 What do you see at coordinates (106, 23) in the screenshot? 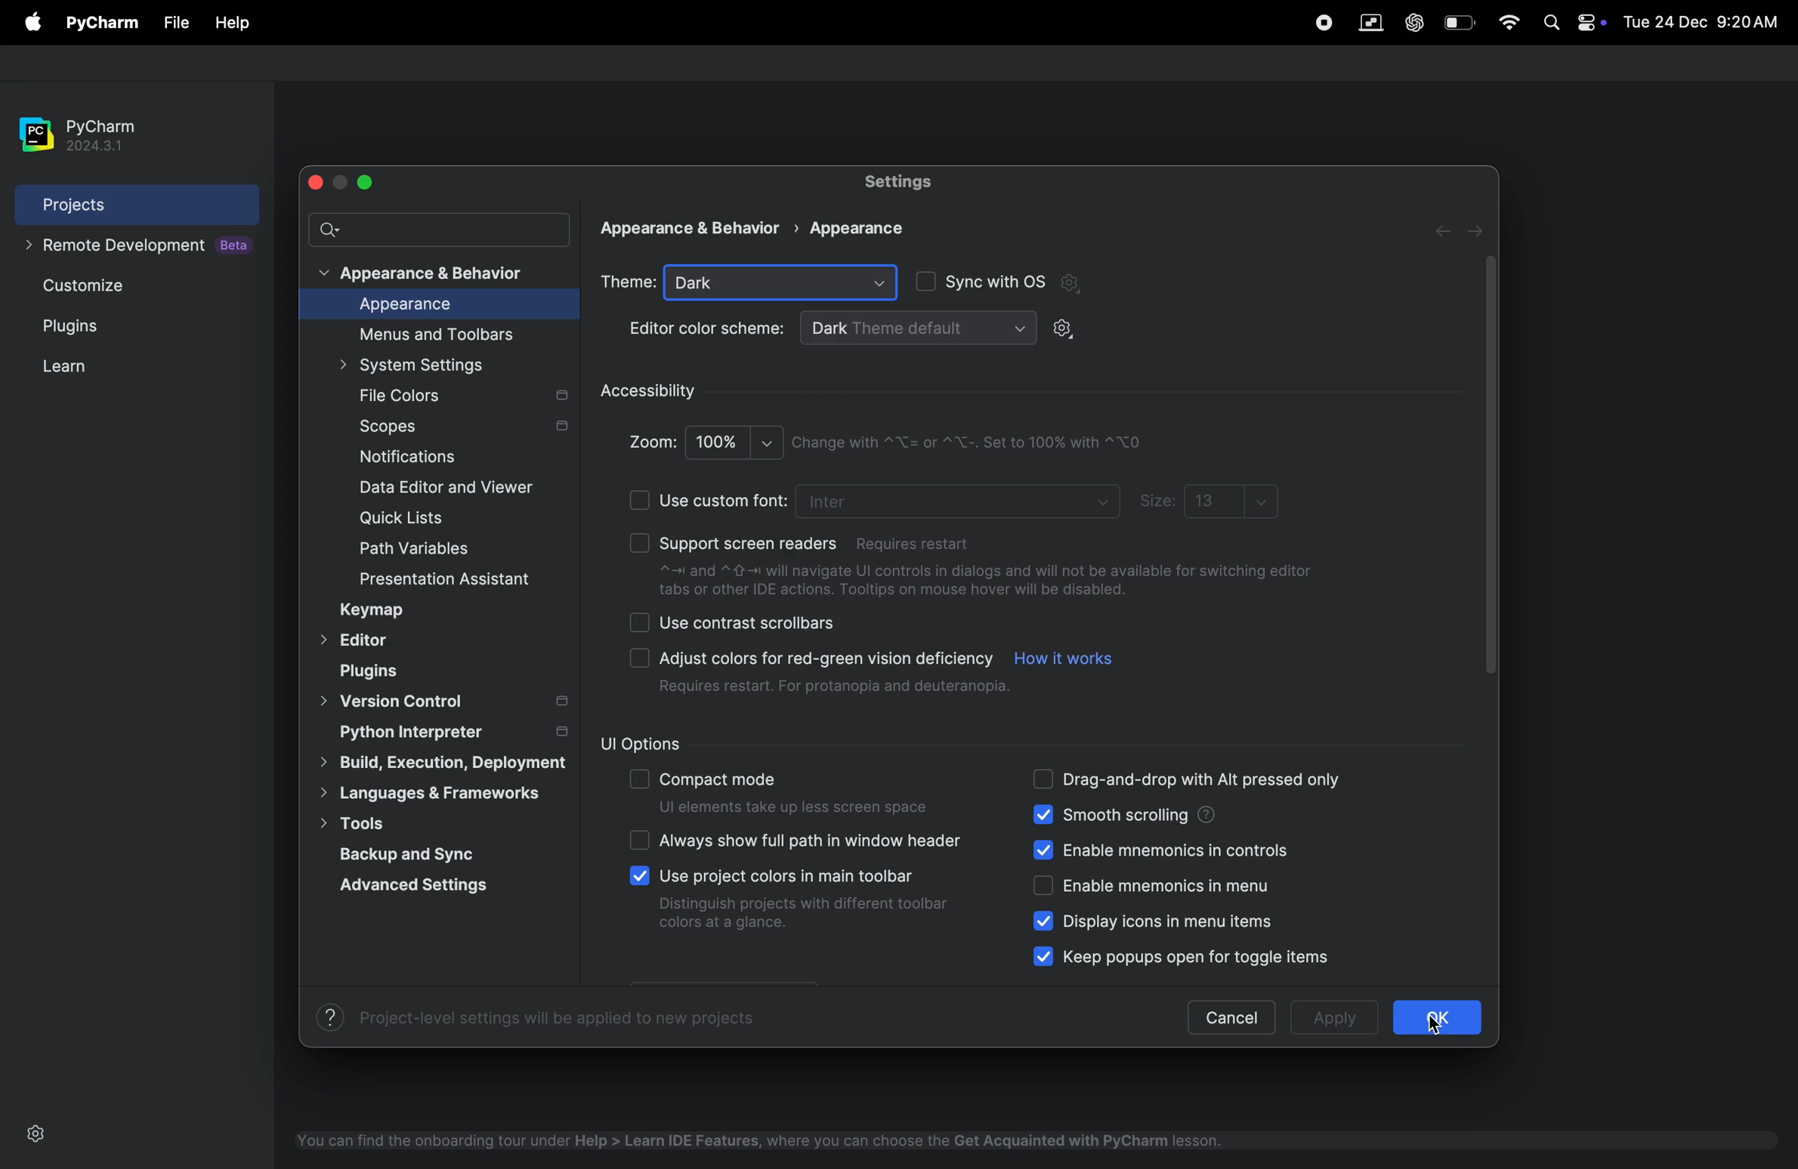
I see `pycharm` at bounding box center [106, 23].